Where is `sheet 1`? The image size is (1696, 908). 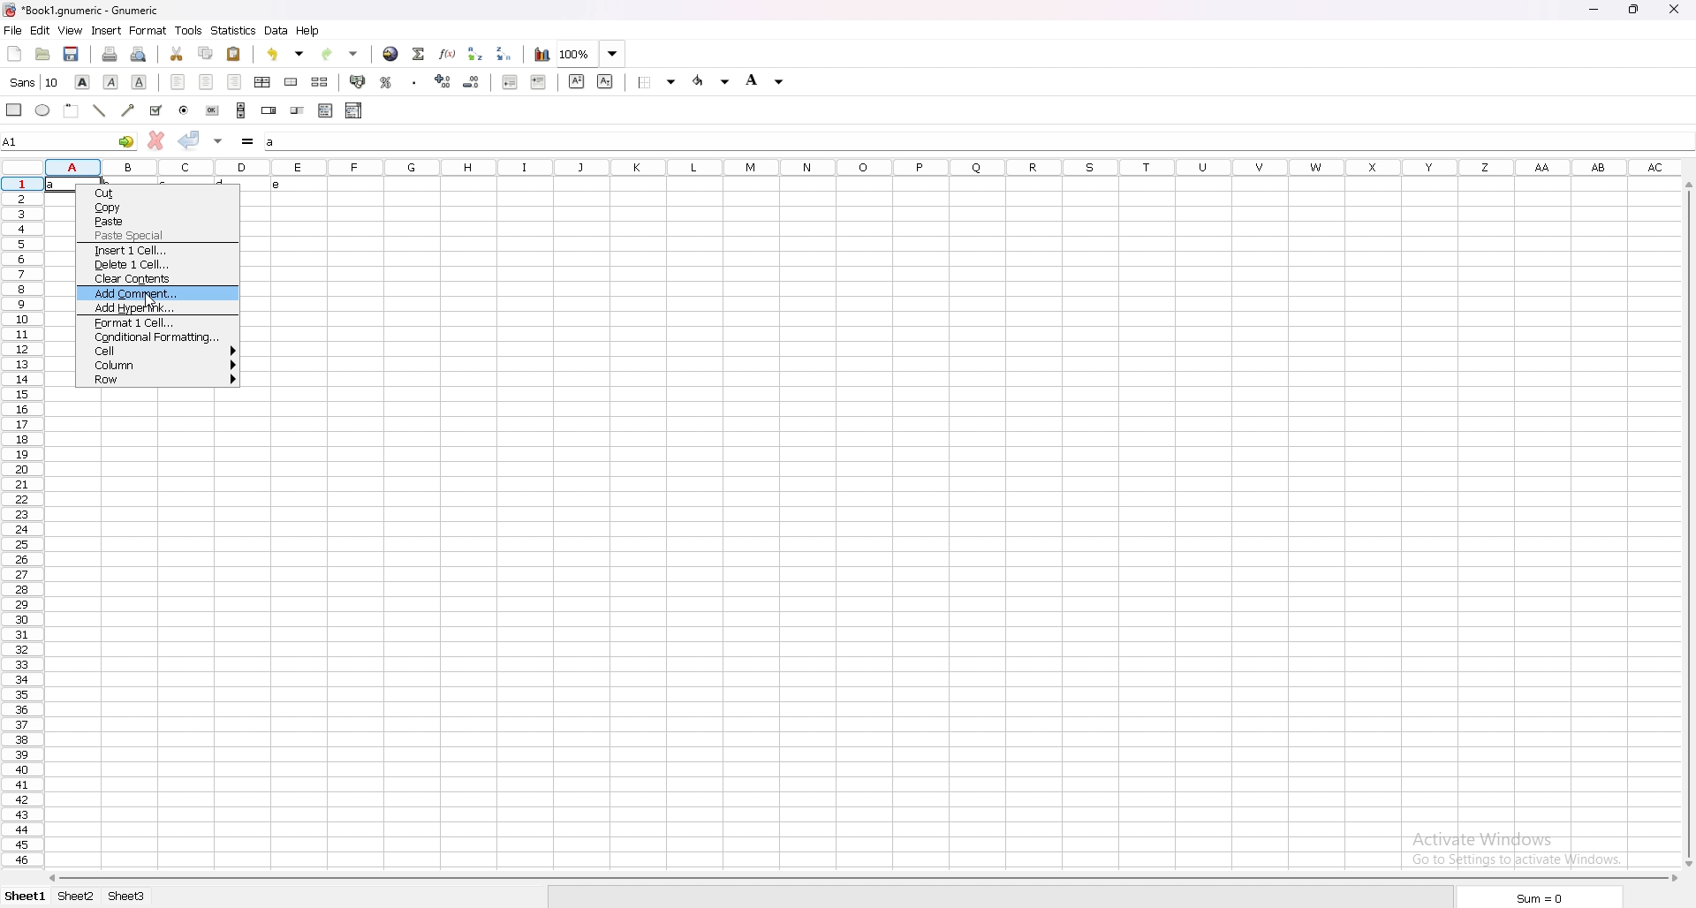 sheet 1 is located at coordinates (26, 896).